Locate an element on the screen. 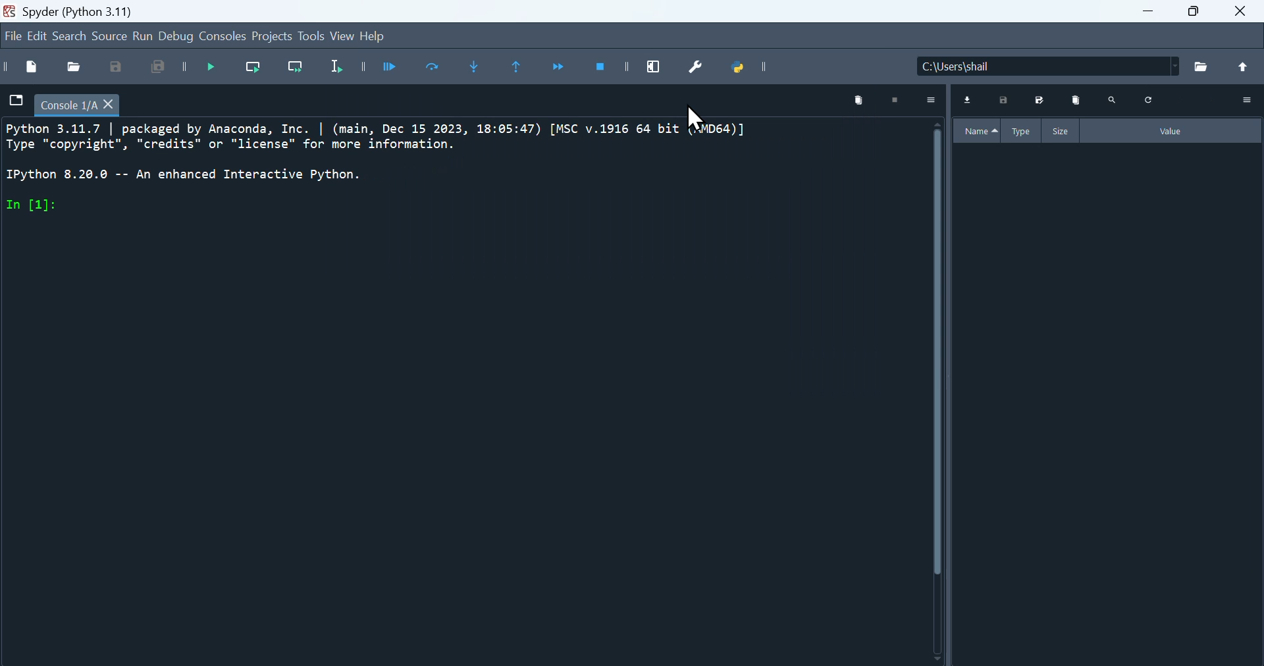  Save as is located at coordinates (114, 67).